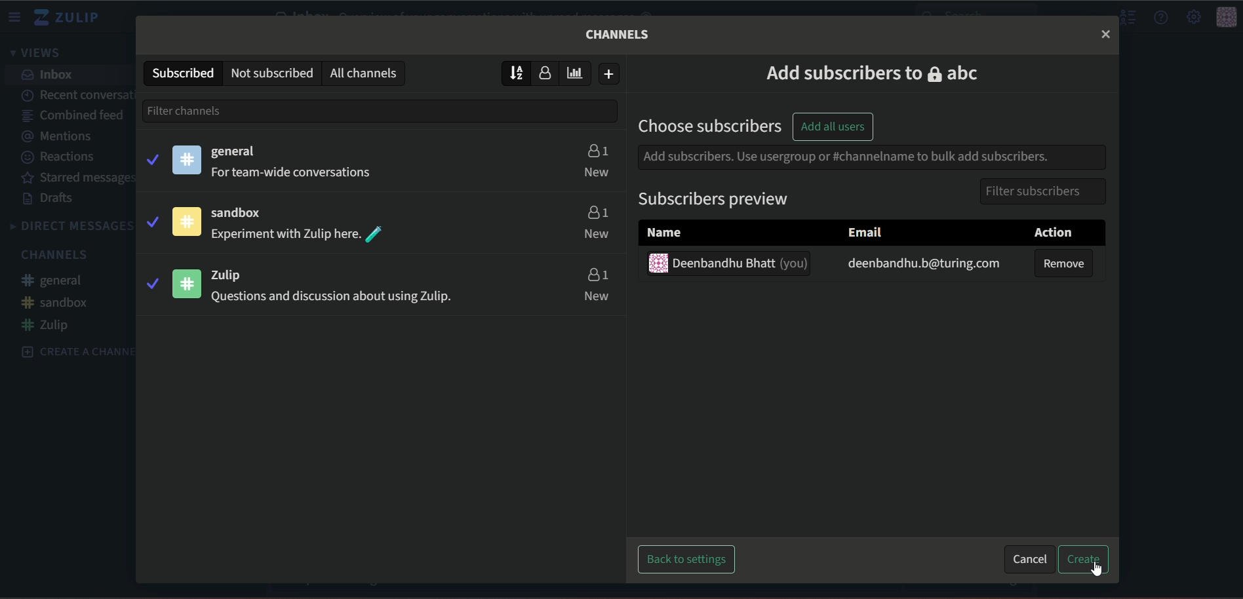 This screenshot has width=1243, height=599. Describe the element at coordinates (1105, 33) in the screenshot. I see `close` at that location.